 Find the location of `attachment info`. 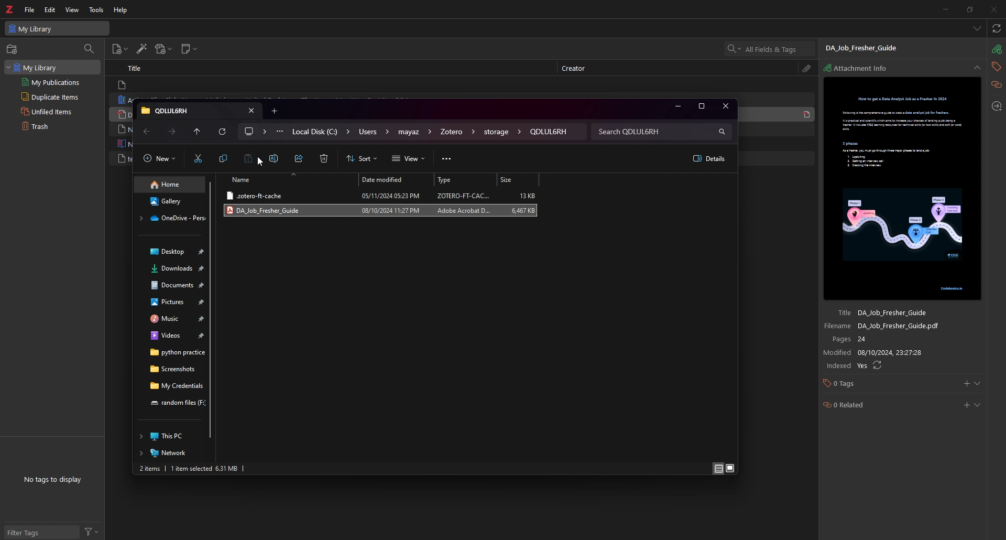

attachment info is located at coordinates (996, 49).